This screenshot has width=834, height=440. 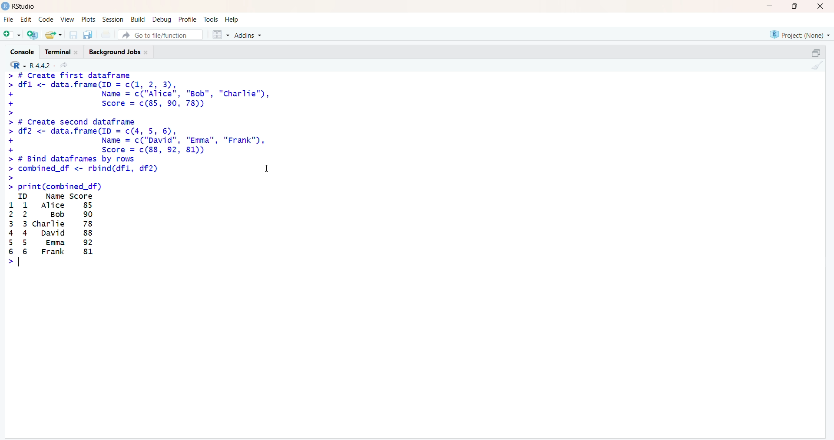 What do you see at coordinates (54, 35) in the screenshot?
I see `open exixting file` at bounding box center [54, 35].